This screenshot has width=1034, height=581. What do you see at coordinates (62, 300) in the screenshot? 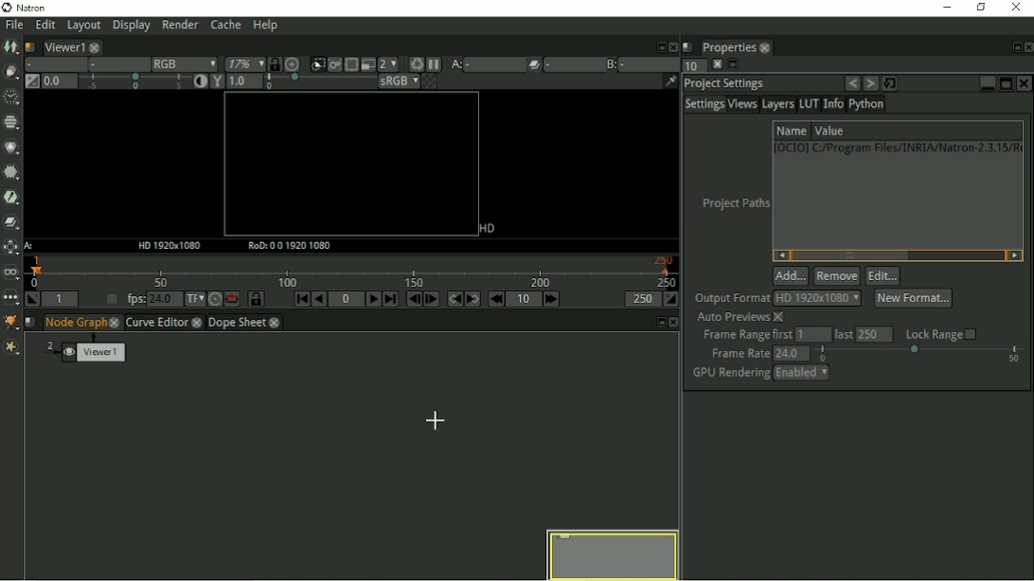
I see `Playback in point` at bounding box center [62, 300].